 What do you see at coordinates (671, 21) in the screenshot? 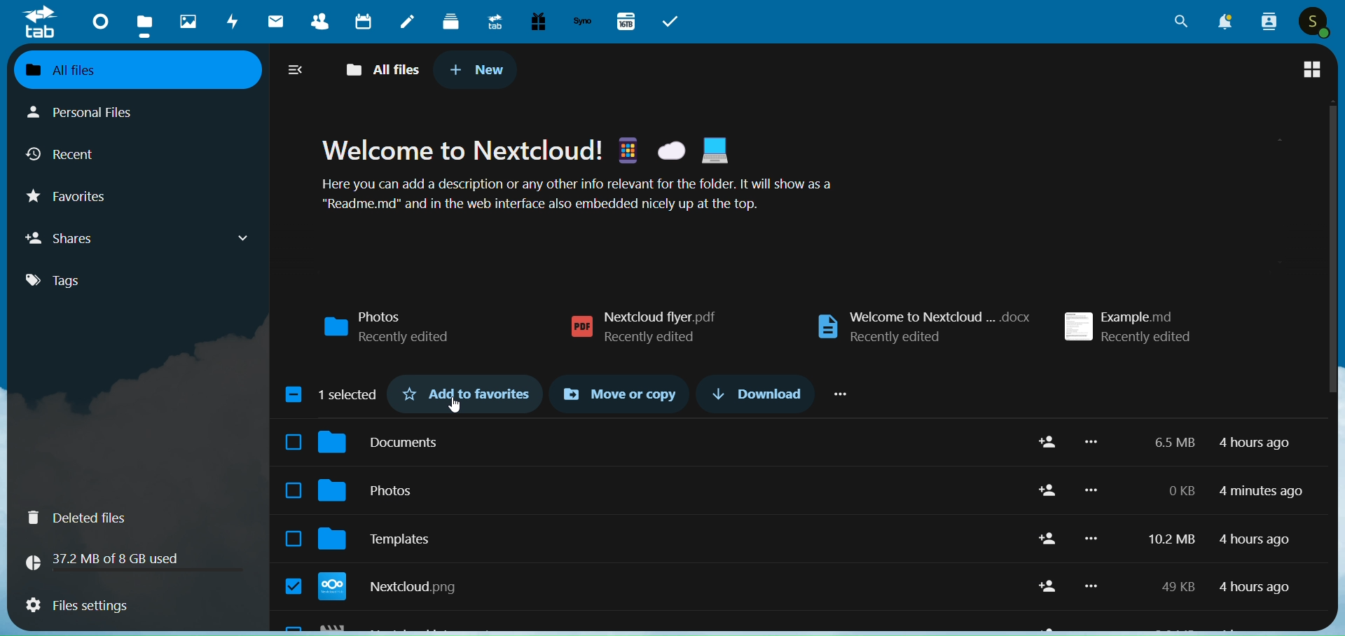
I see `task` at bounding box center [671, 21].